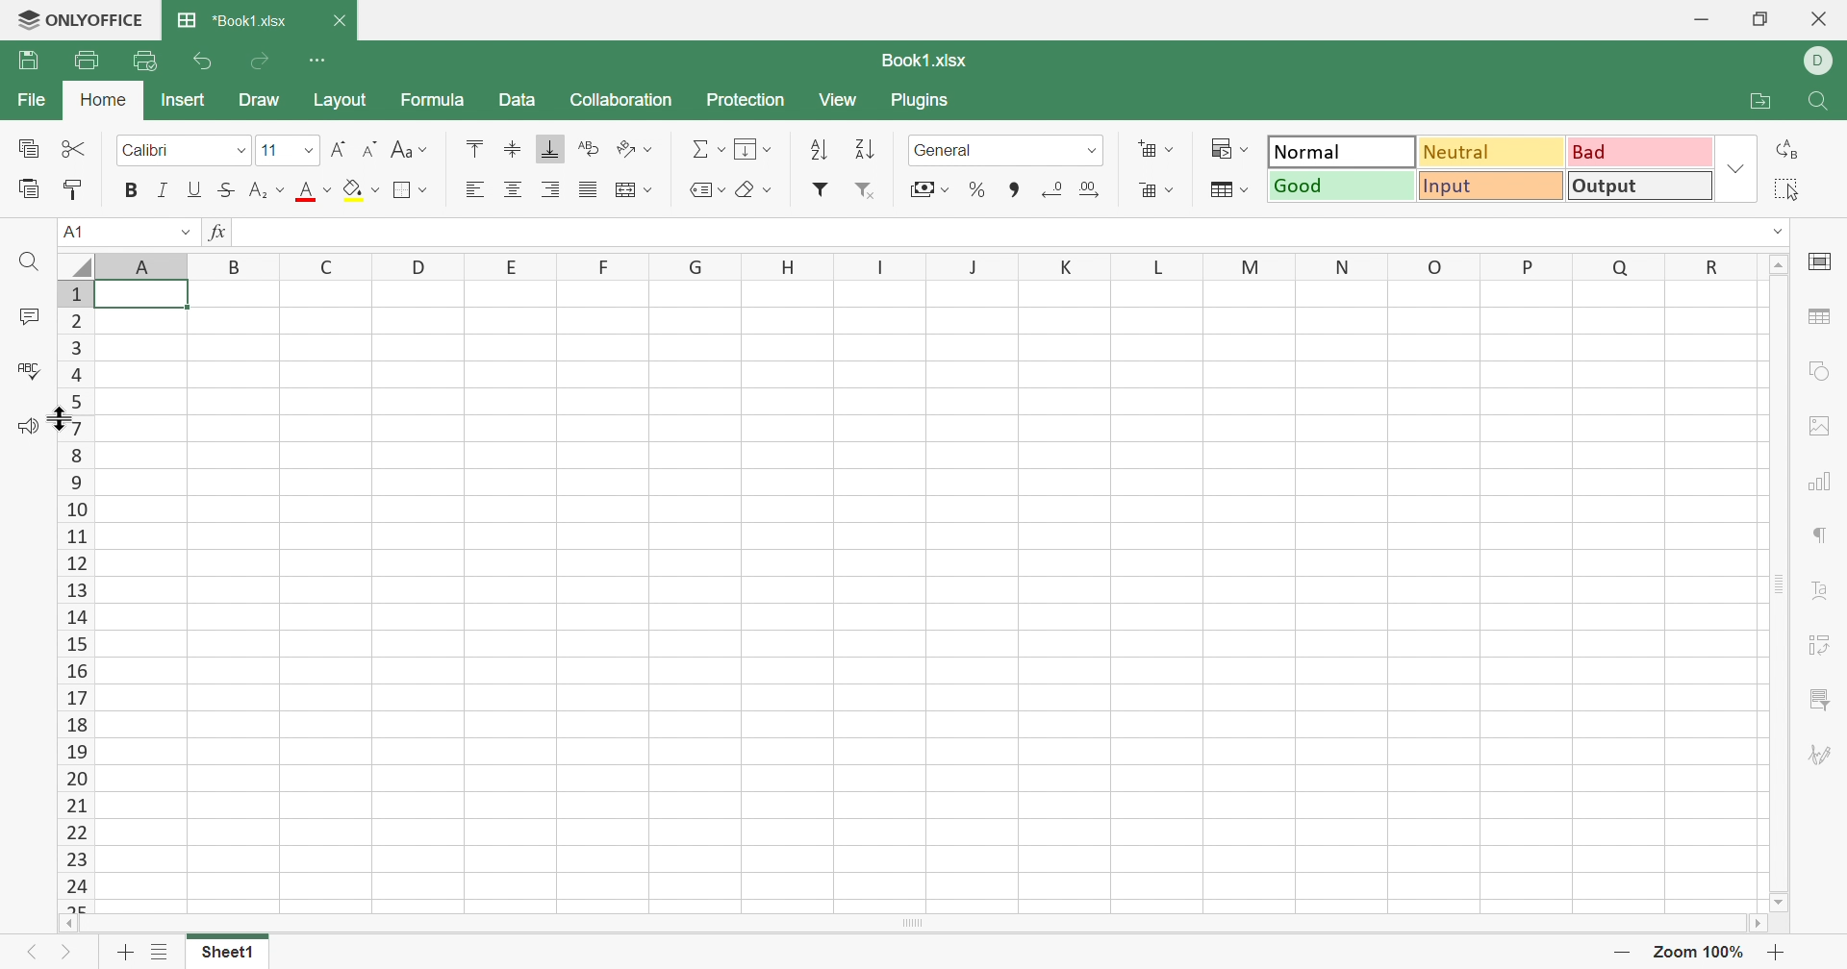 This screenshot has height=969, width=1847. Describe the element at coordinates (33, 371) in the screenshot. I see `Check Spelling` at that location.